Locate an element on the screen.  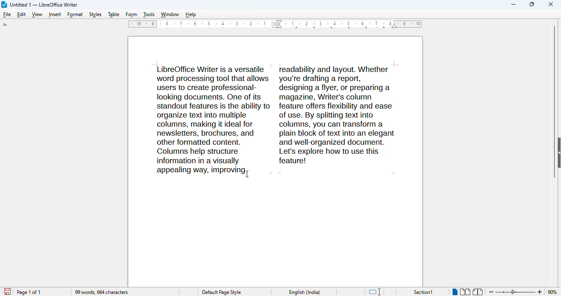
book view is located at coordinates (478, 292).